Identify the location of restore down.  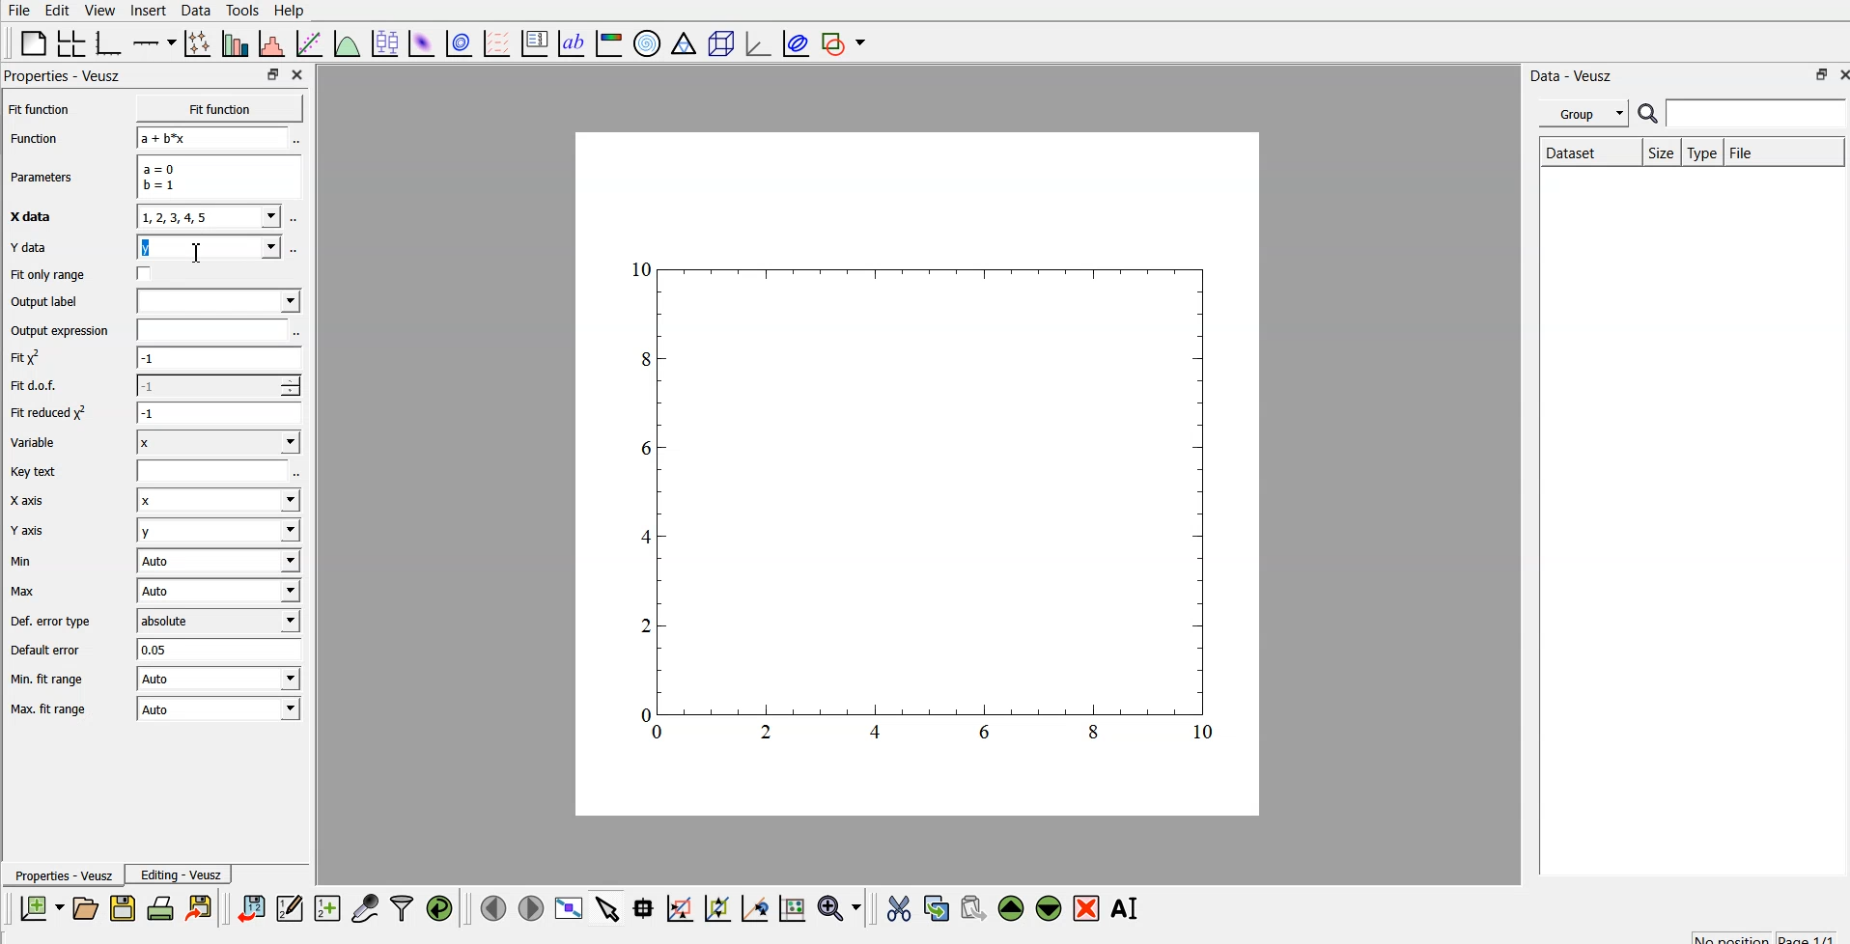
(1813, 78).